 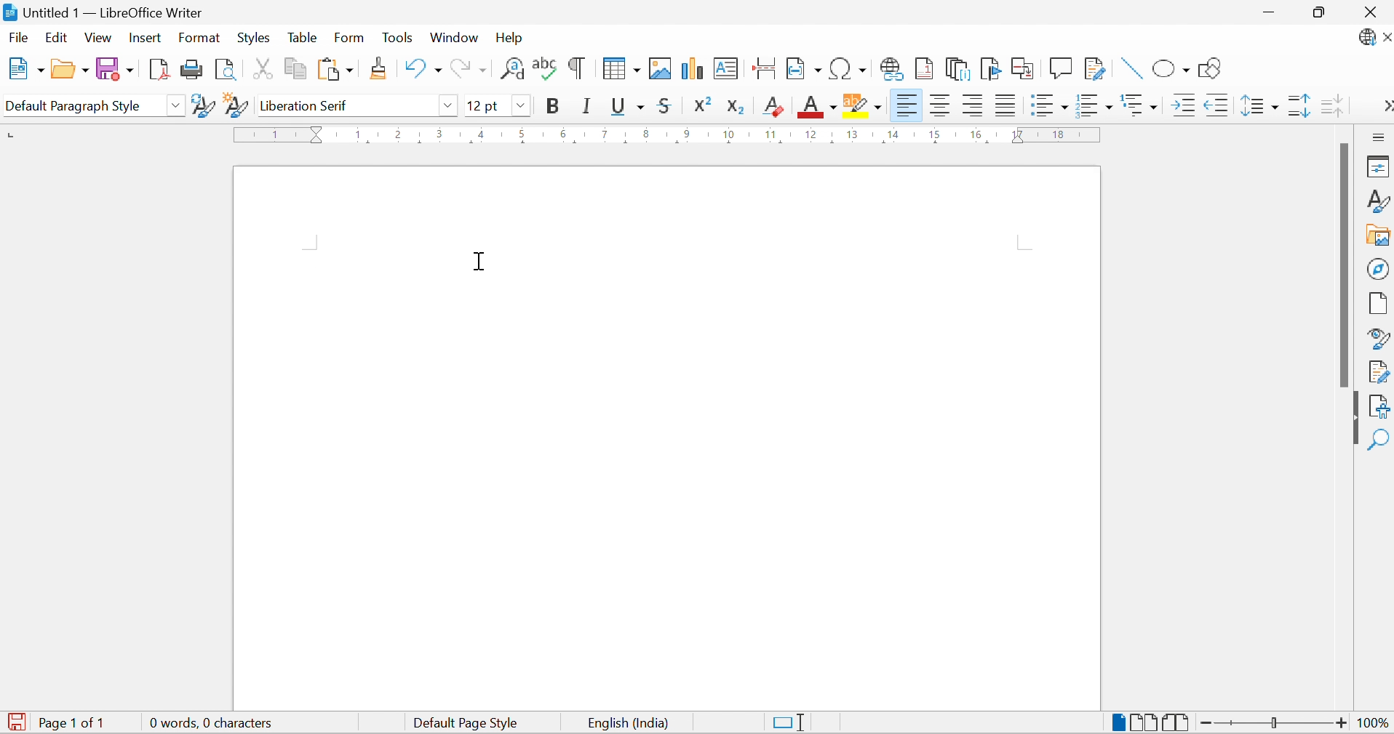 I want to click on 100%, so click(x=1369, y=724).